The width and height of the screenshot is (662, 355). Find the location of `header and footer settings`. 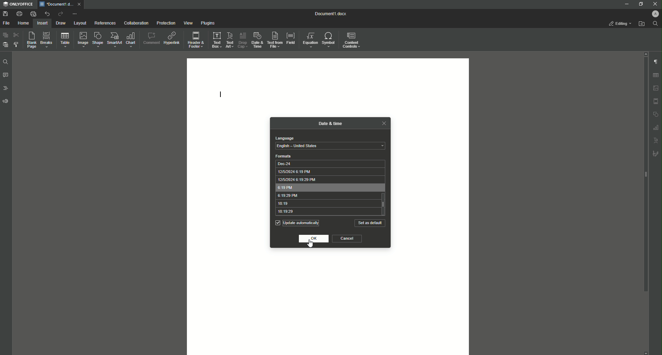

header and footer settings is located at coordinates (656, 101).